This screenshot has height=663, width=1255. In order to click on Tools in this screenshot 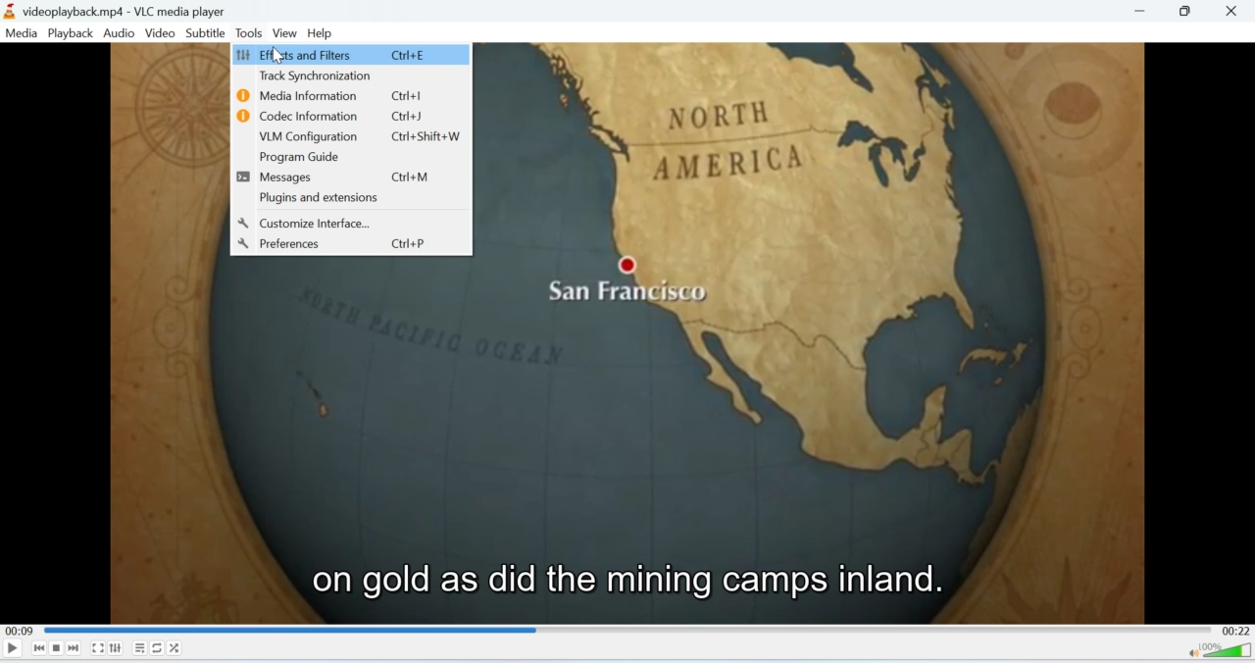, I will do `click(250, 33)`.